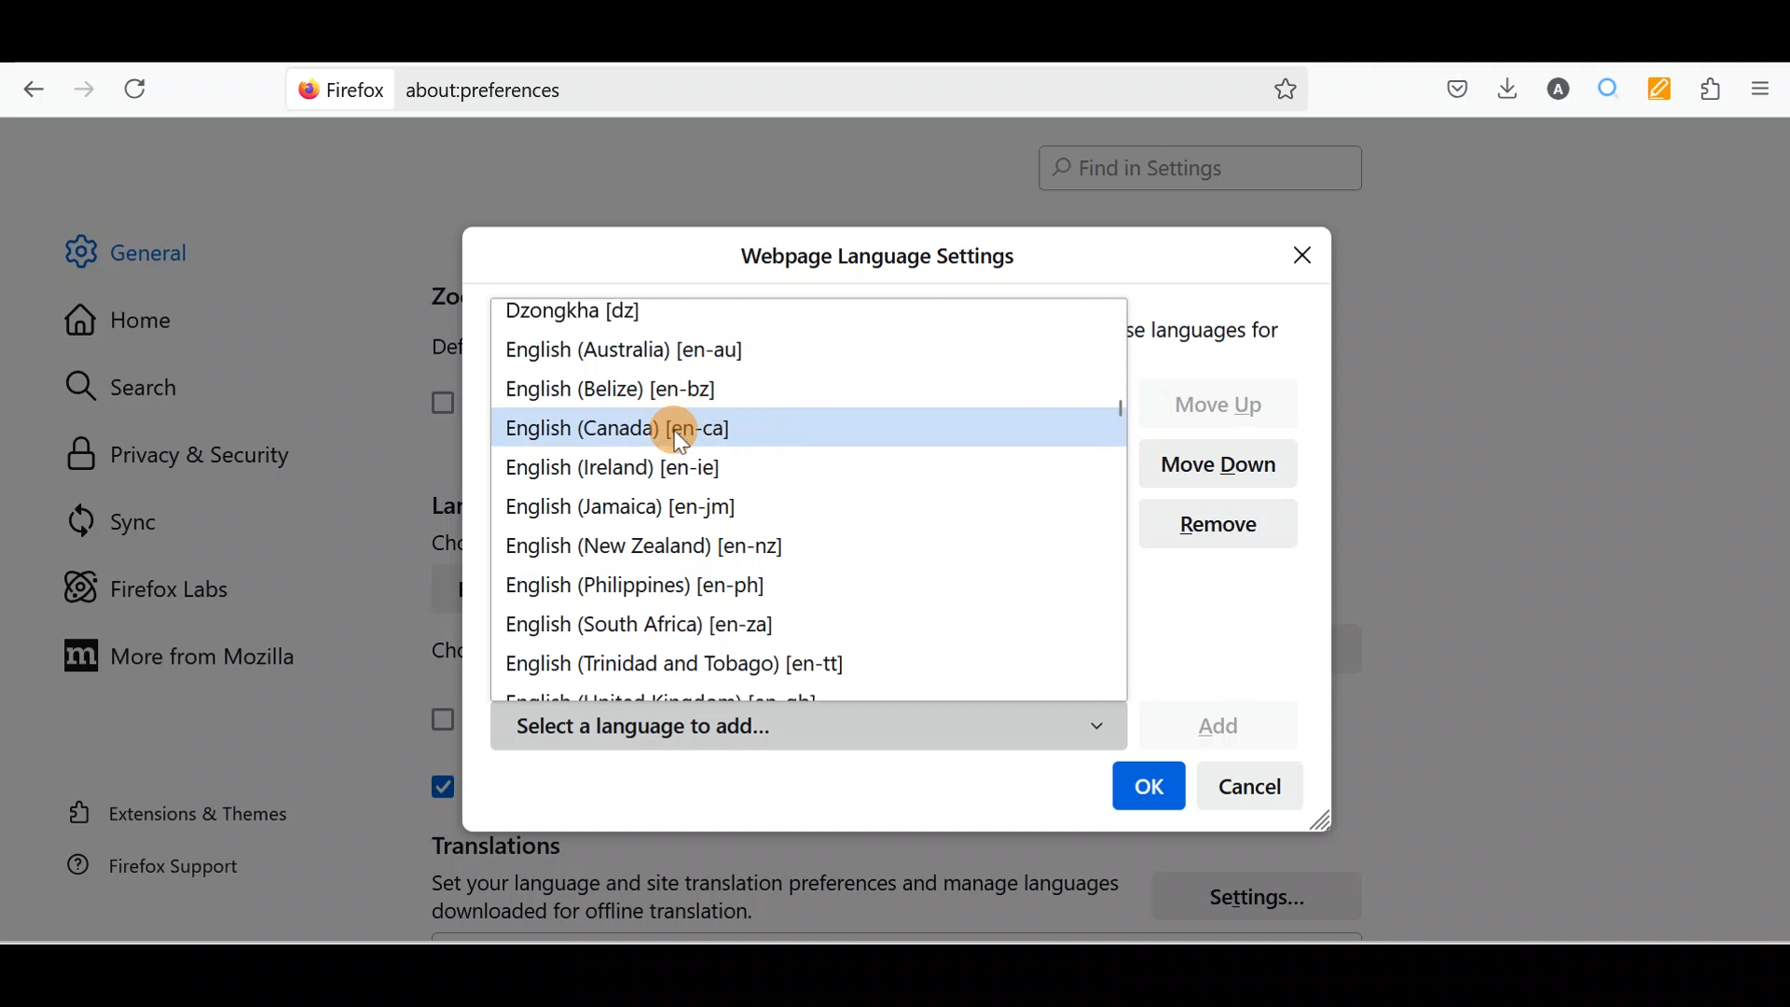  Describe the element at coordinates (585, 313) in the screenshot. I see `Dzongkha [dz]` at that location.